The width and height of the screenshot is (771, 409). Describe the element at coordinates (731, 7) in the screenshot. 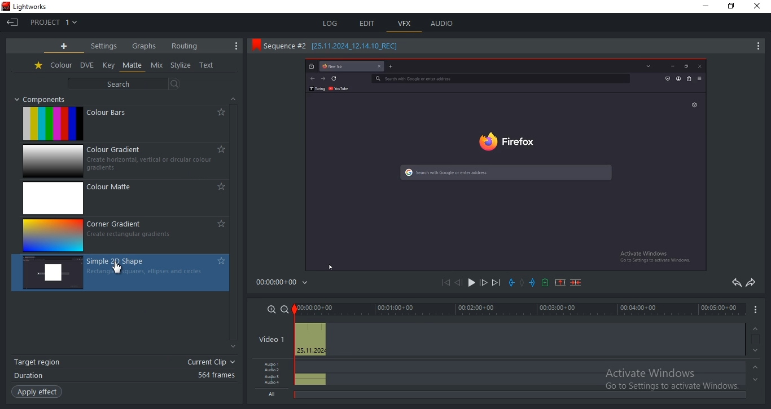

I see `maximize` at that location.